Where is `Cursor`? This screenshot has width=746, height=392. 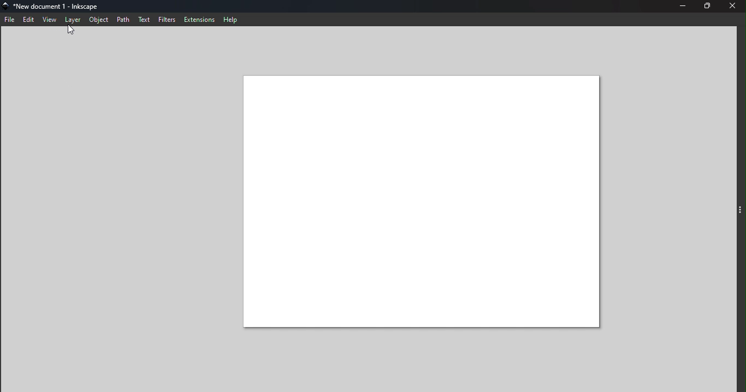
Cursor is located at coordinates (73, 32).